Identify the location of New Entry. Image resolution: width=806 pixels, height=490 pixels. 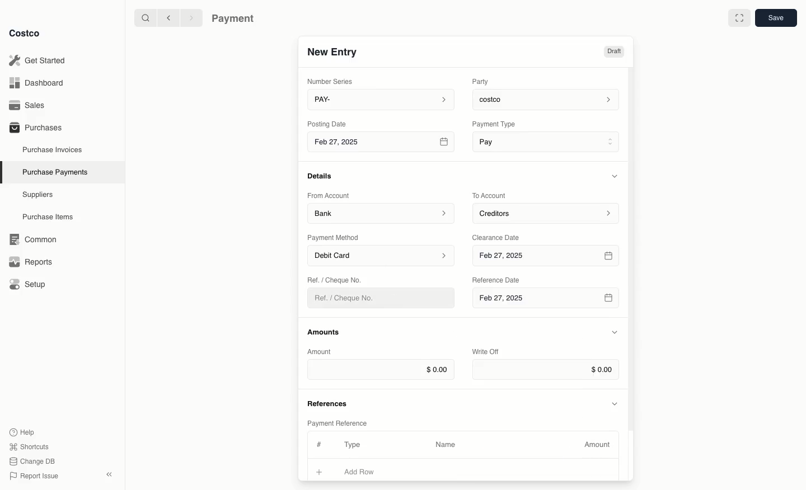
(333, 51).